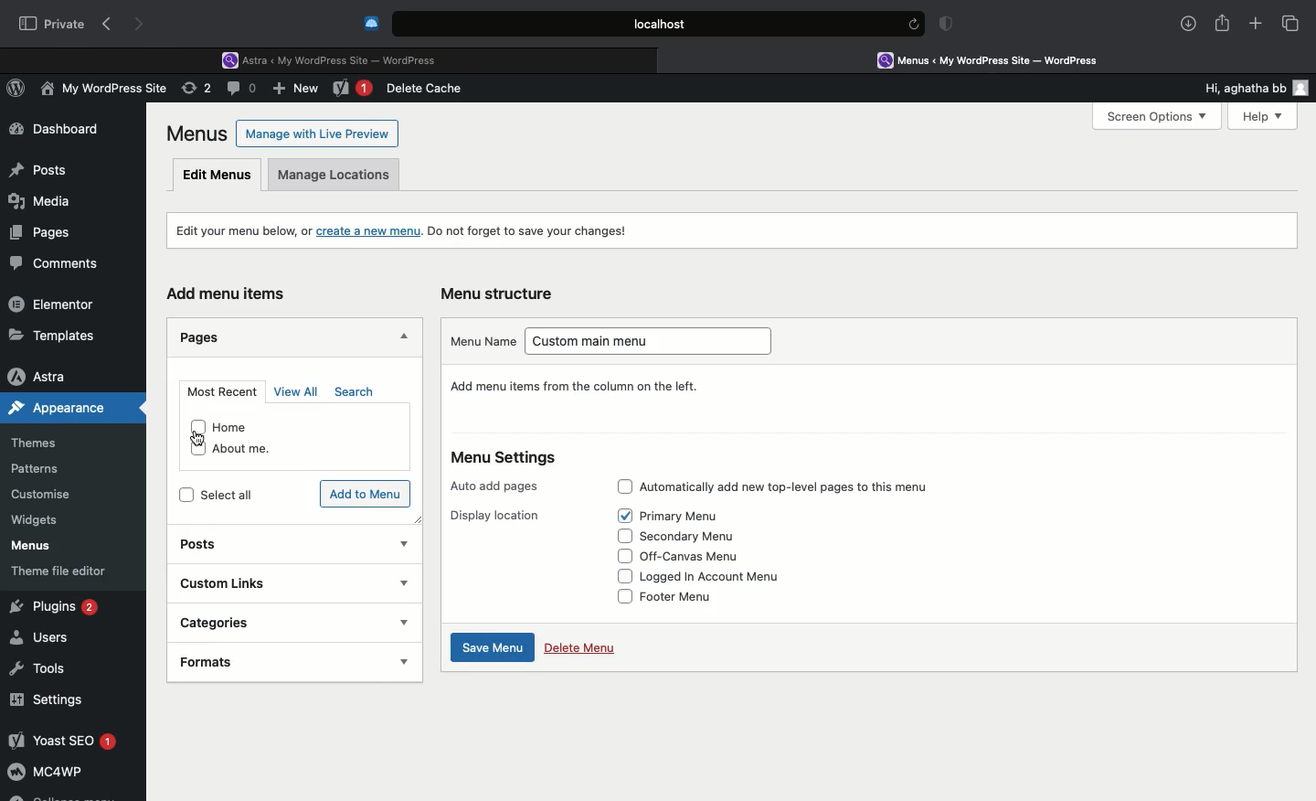  I want to click on Media, so click(42, 198).